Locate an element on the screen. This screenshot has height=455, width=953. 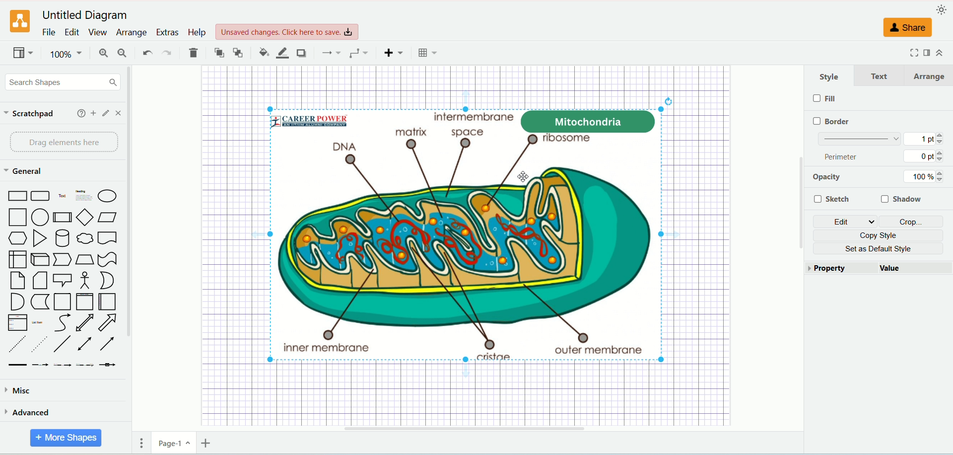
Document  is located at coordinates (108, 239).